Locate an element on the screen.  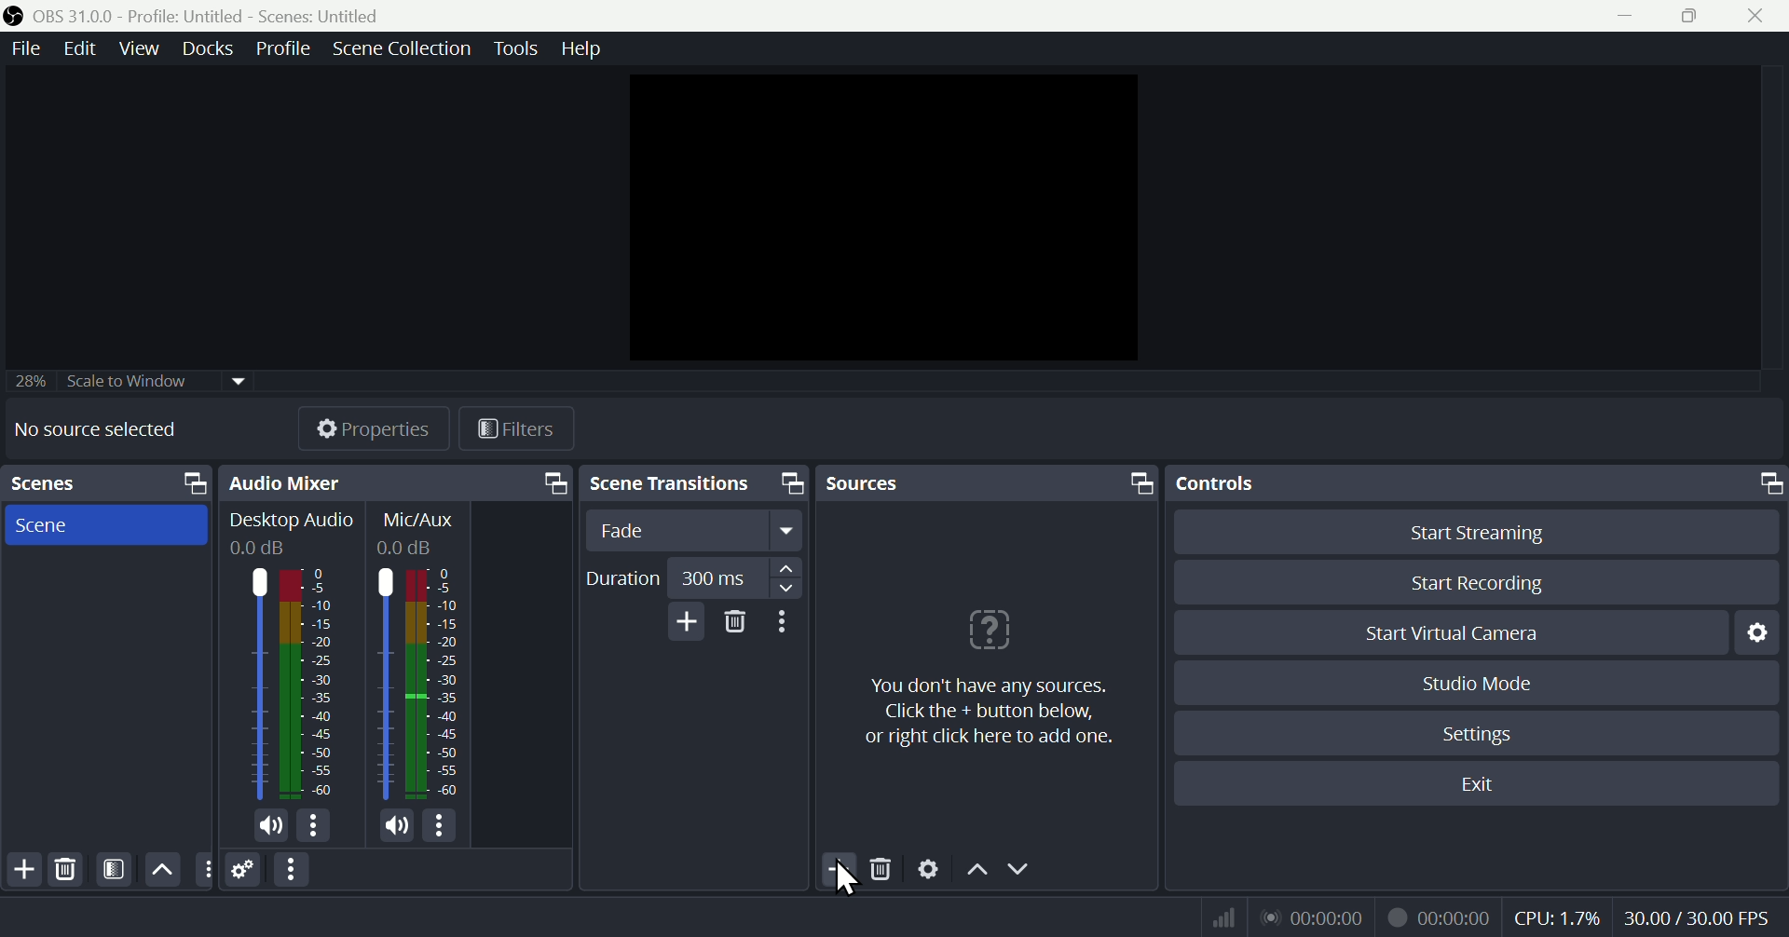
Desktop Audio is located at coordinates (254, 685).